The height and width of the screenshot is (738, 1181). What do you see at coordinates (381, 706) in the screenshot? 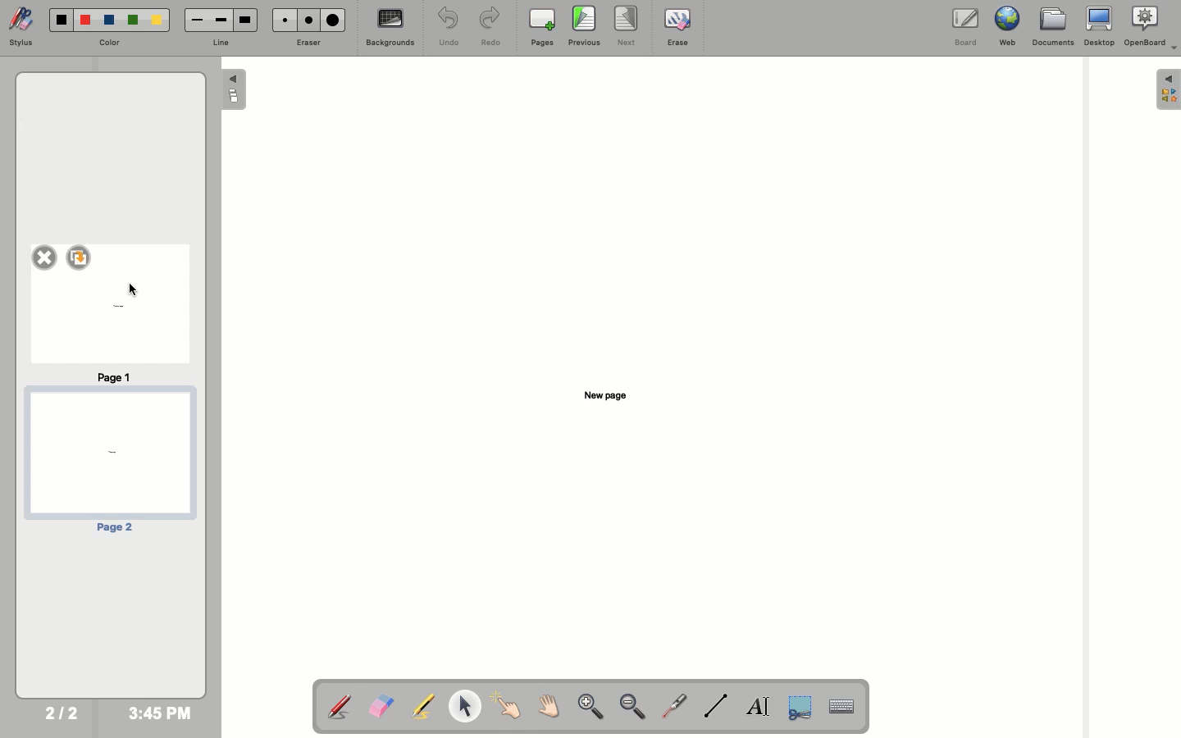
I see `Erase annotation` at bounding box center [381, 706].